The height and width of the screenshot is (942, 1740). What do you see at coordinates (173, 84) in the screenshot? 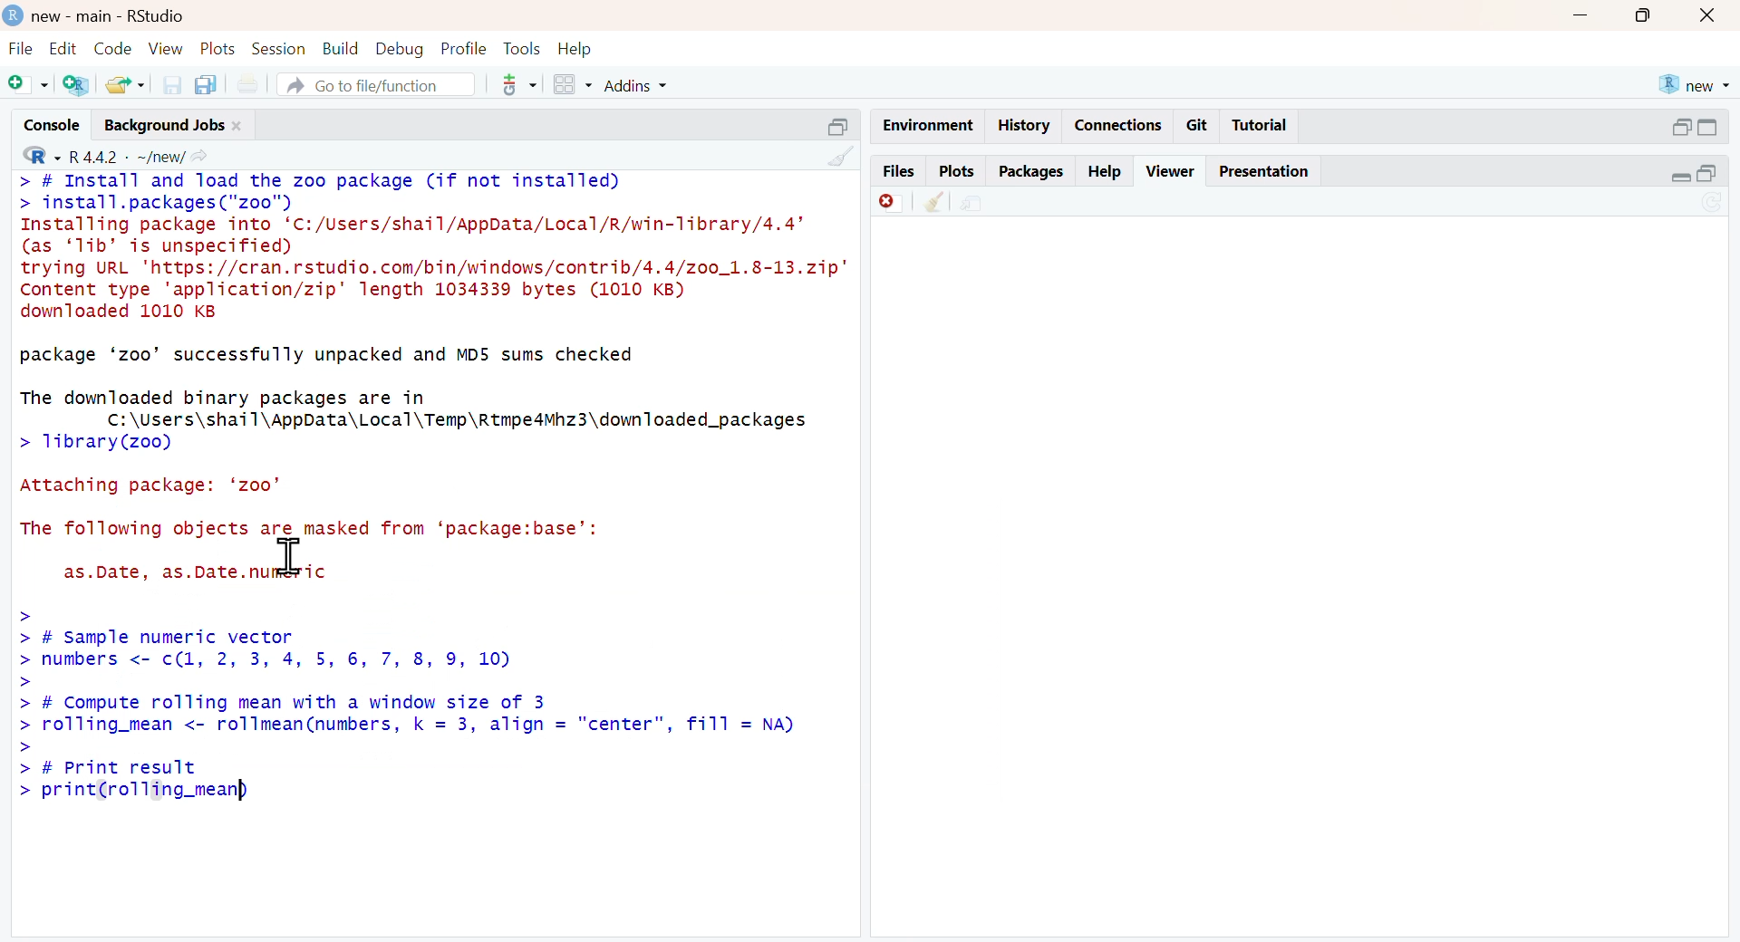
I see `save` at bounding box center [173, 84].